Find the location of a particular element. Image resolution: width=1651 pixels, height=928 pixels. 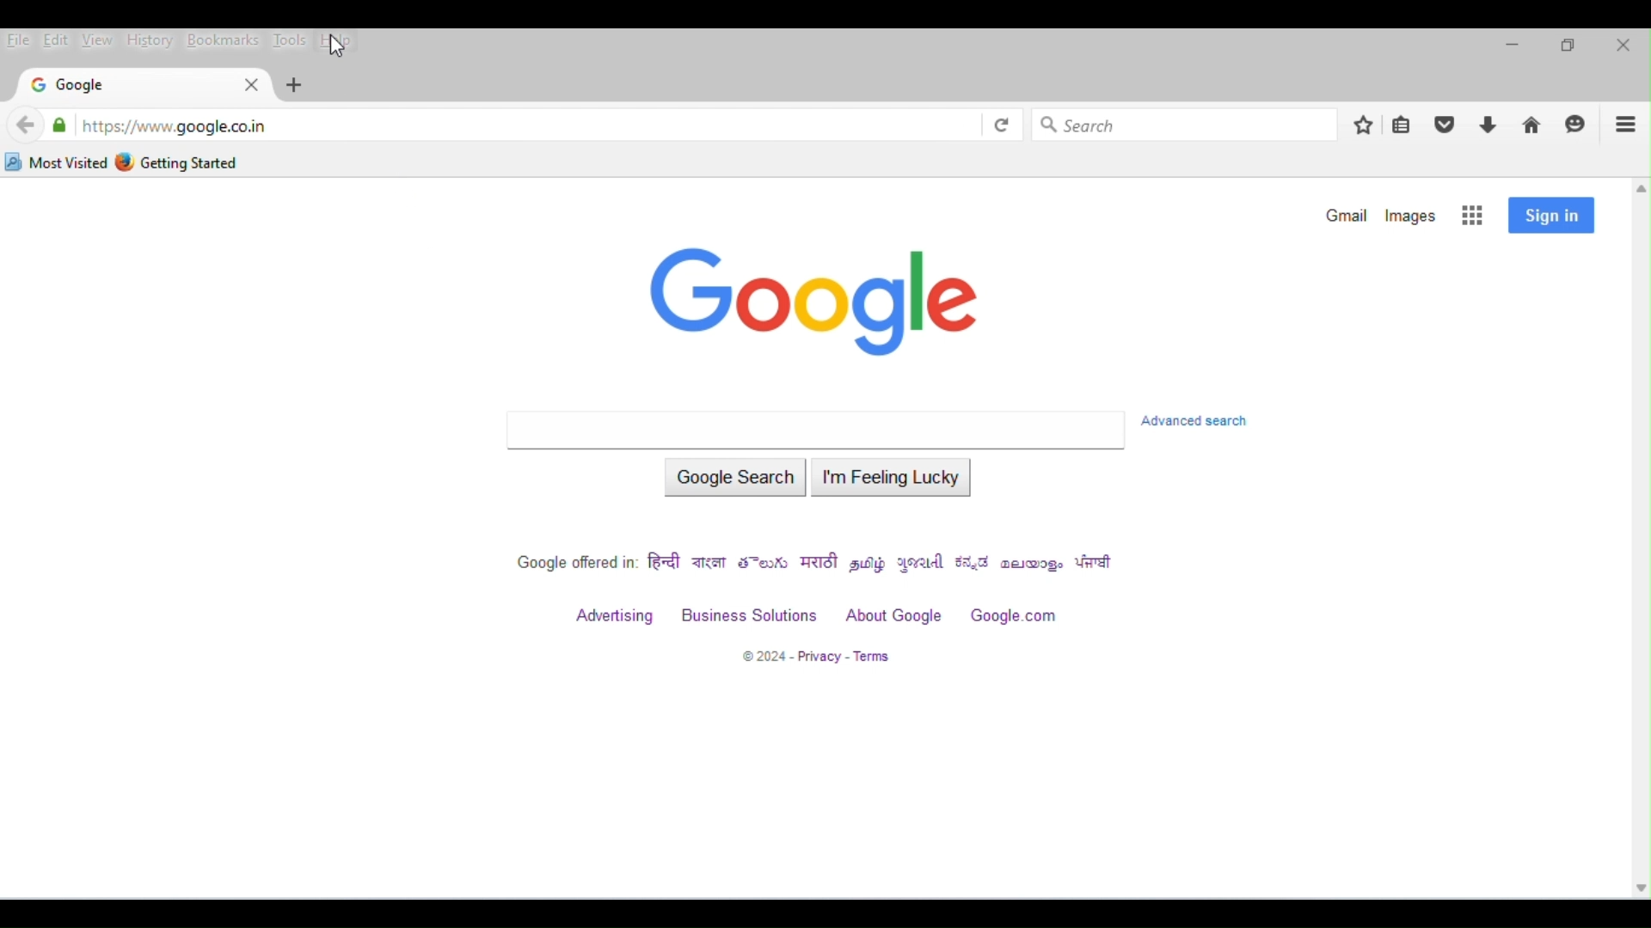

telegu is located at coordinates (765, 564).